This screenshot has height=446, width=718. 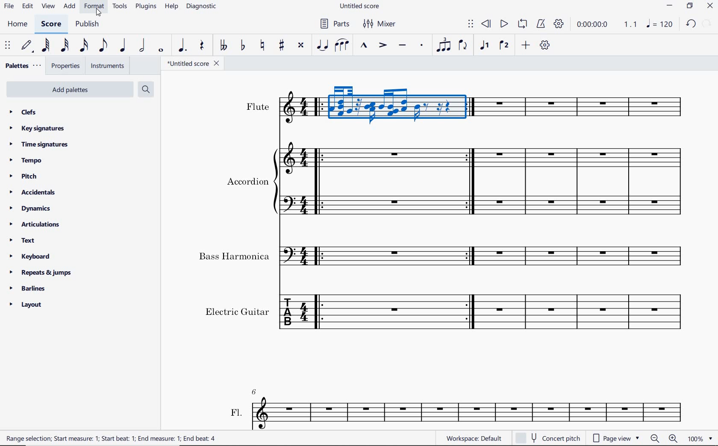 I want to click on page view, so click(x=615, y=437).